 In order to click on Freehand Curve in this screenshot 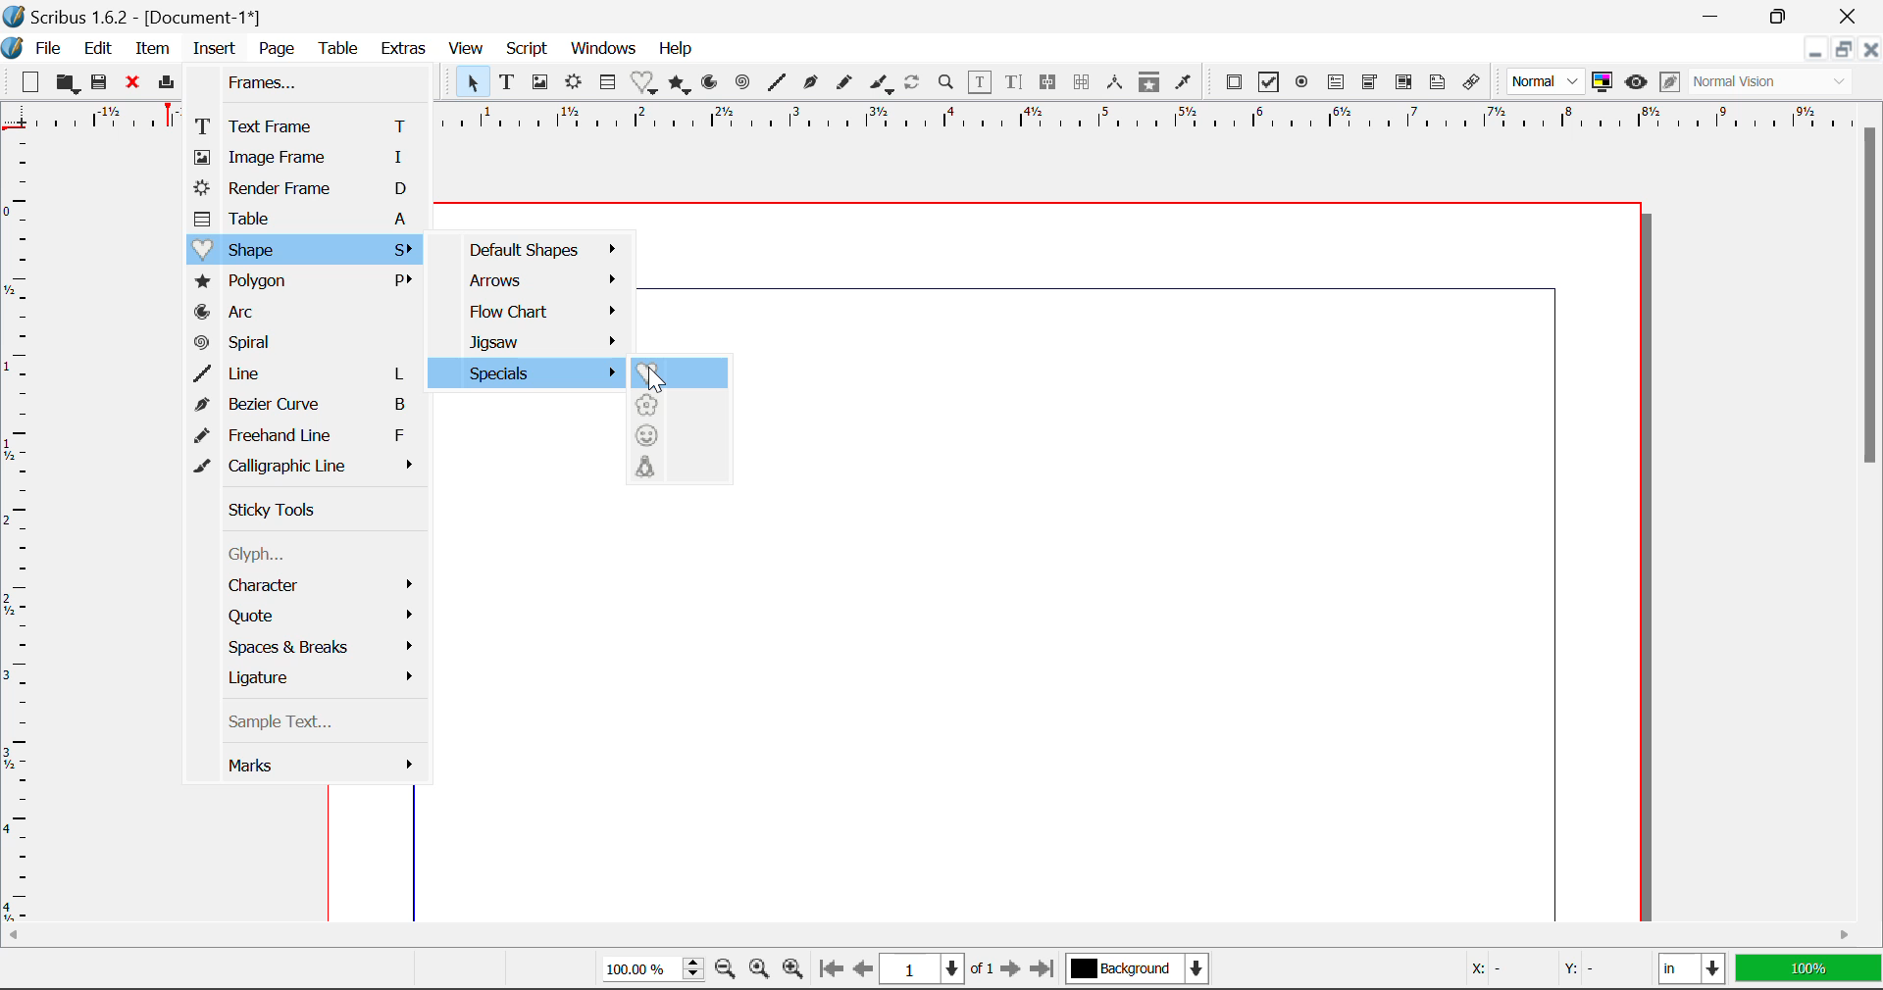, I will do `click(846, 82)`.